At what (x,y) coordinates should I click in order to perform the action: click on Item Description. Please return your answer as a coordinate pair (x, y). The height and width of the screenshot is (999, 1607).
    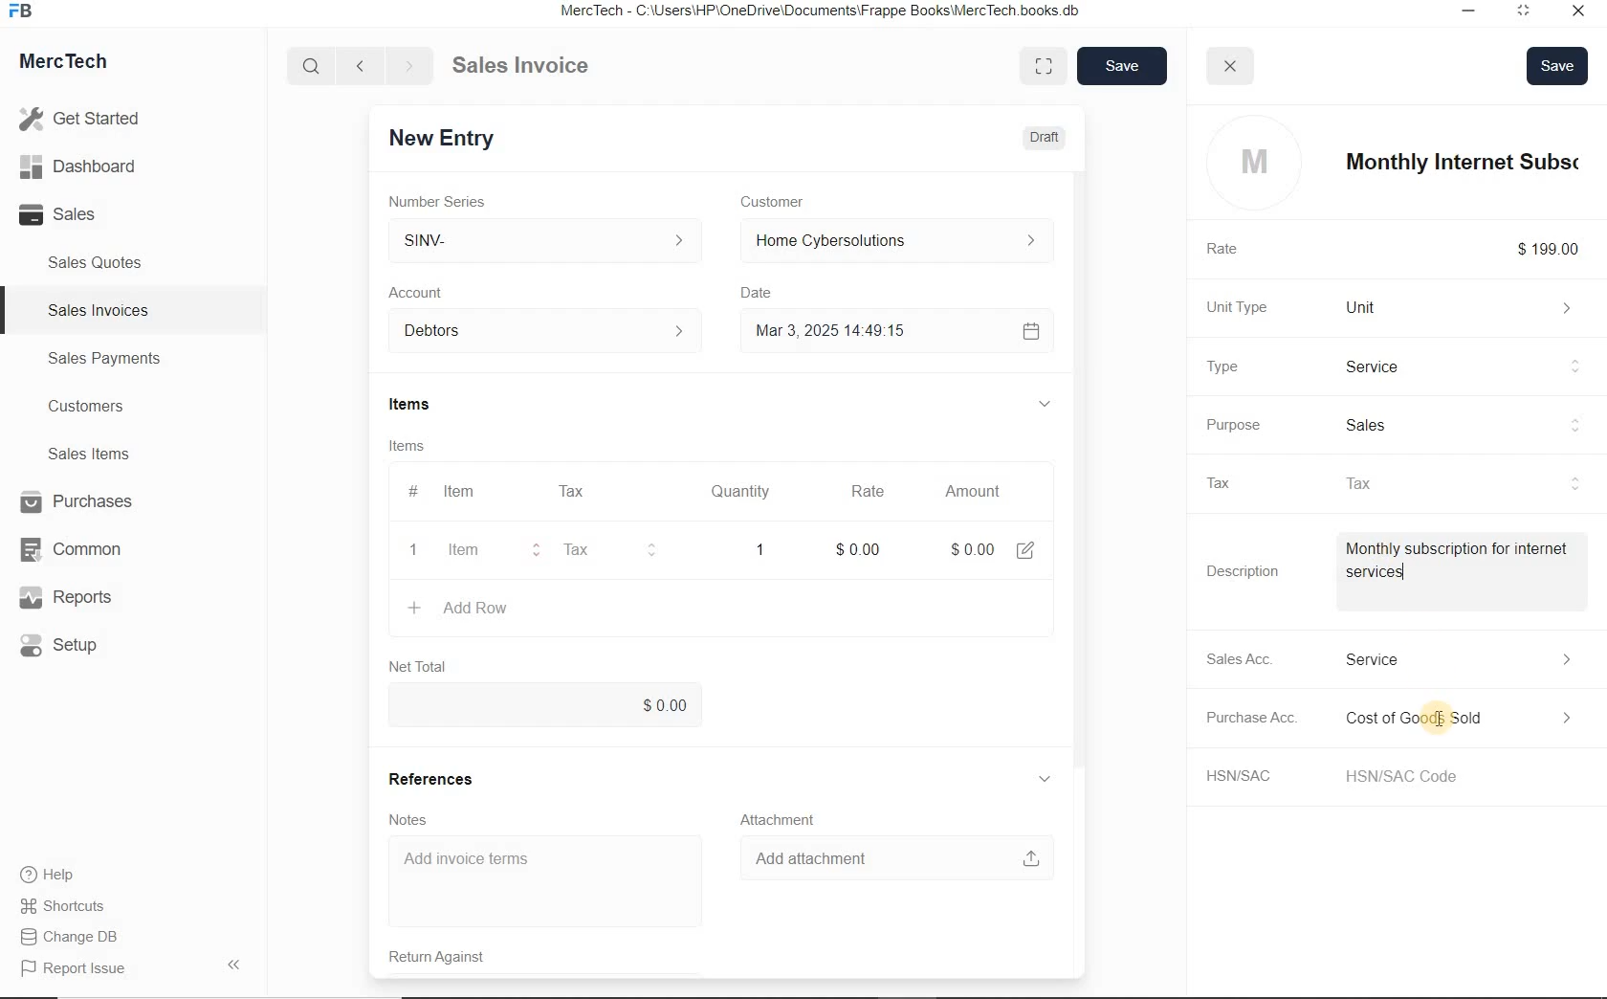
    Looking at the image, I should click on (1452, 566).